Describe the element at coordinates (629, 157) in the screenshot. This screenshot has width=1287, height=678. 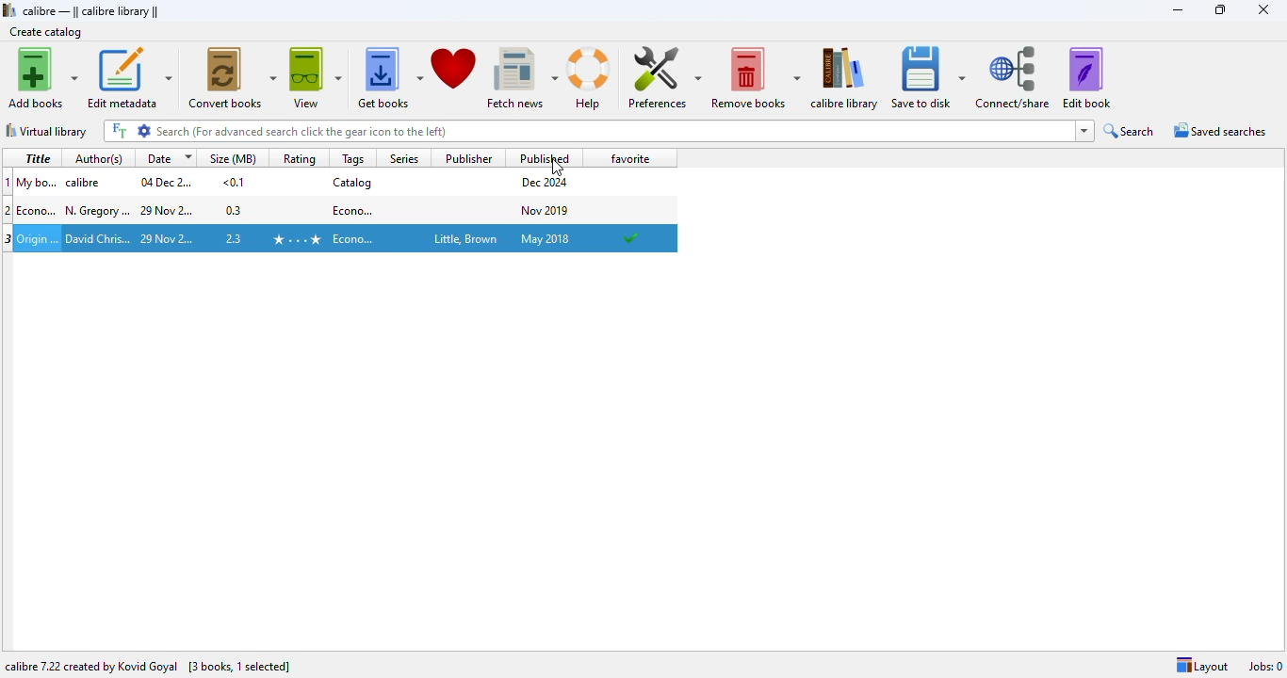
I see `favorite` at that location.